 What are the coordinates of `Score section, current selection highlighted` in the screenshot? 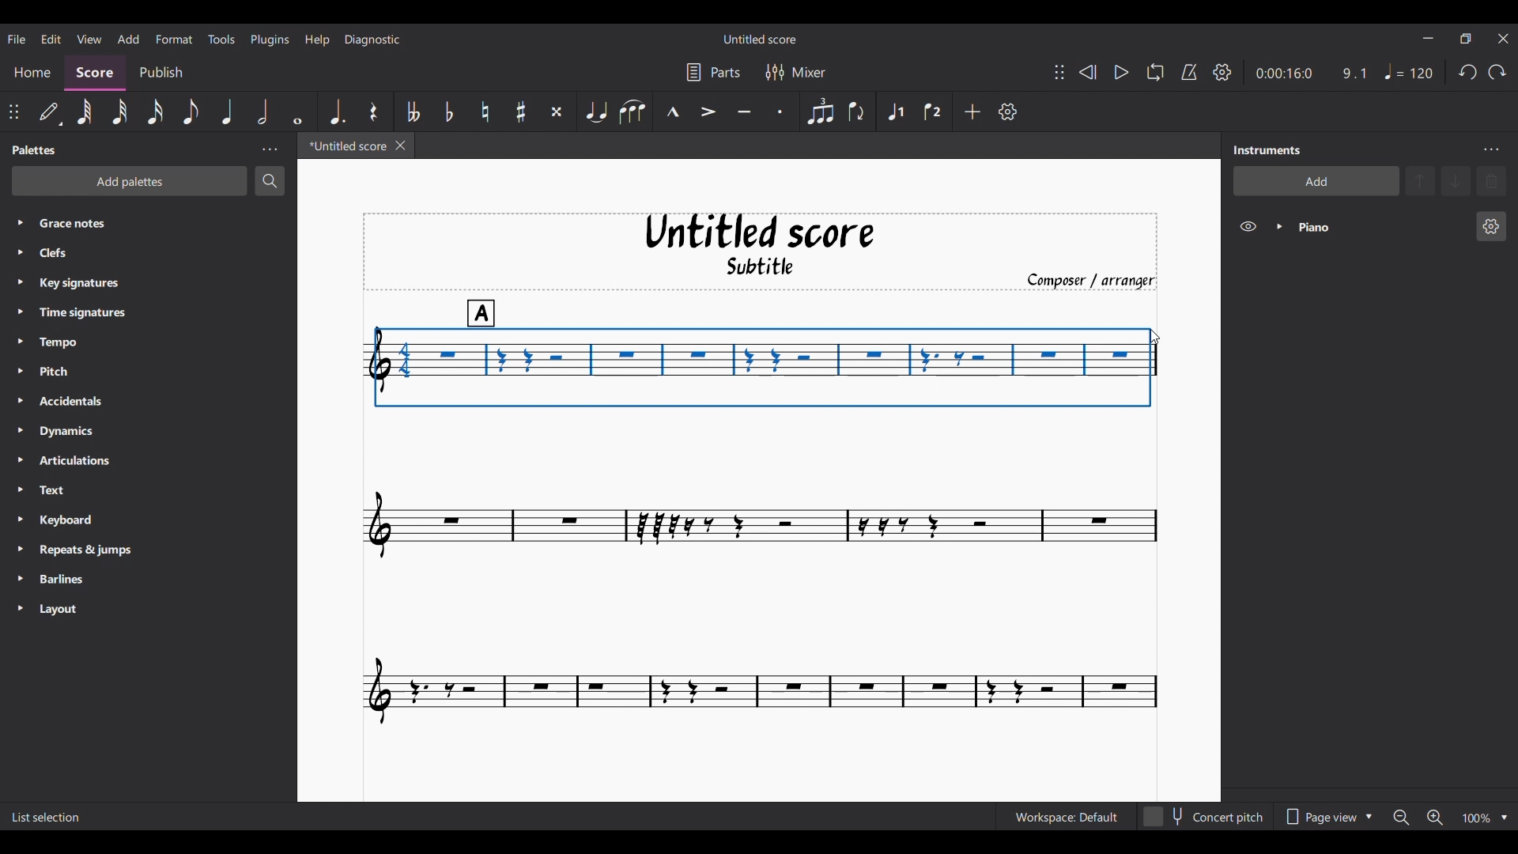 It's located at (98, 71).